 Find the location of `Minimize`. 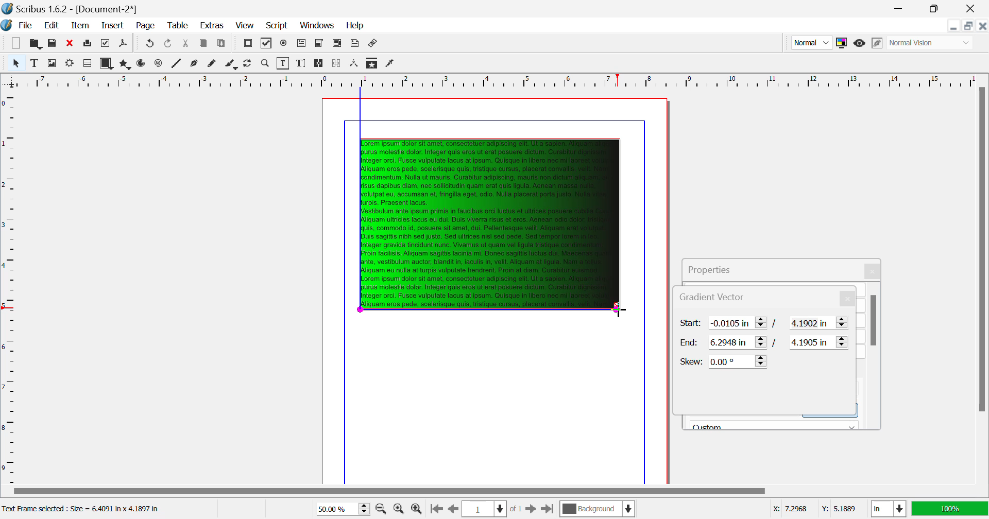

Minimize is located at coordinates (936, 9).